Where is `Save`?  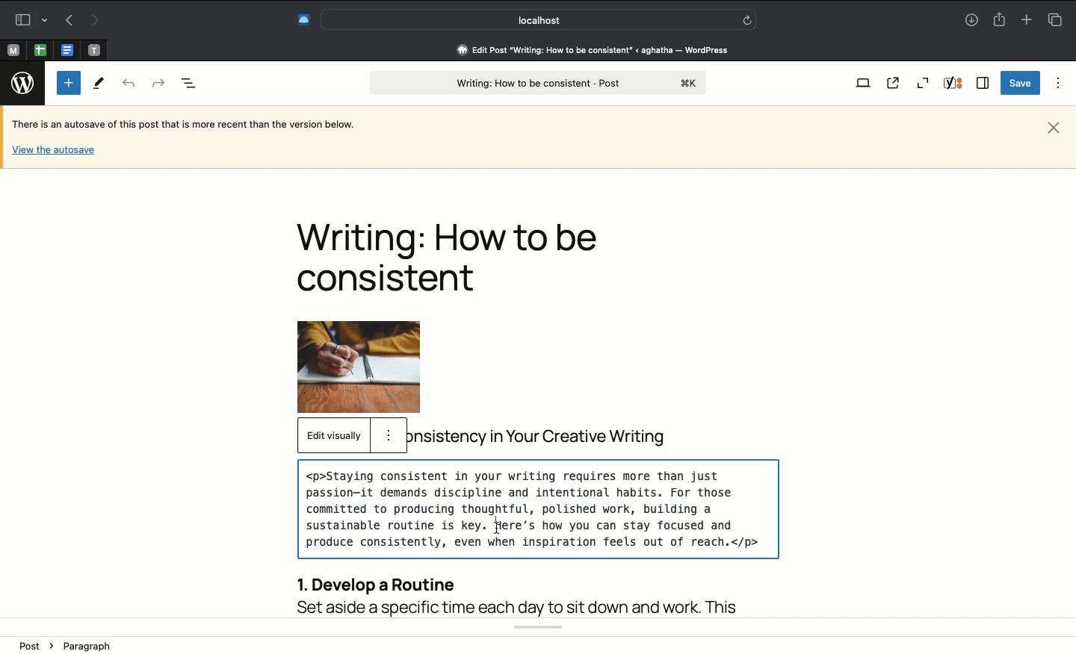 Save is located at coordinates (1018, 84).